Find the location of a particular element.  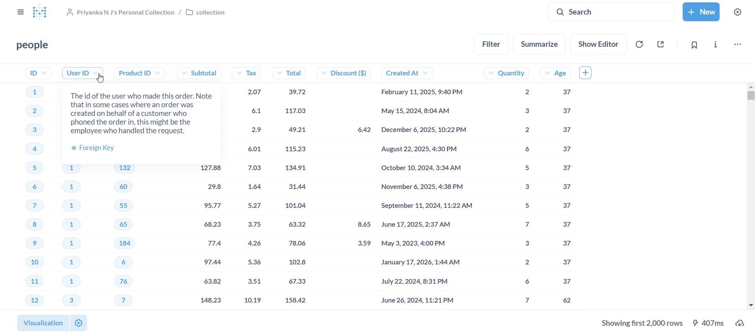

created at is located at coordinates (432, 187).